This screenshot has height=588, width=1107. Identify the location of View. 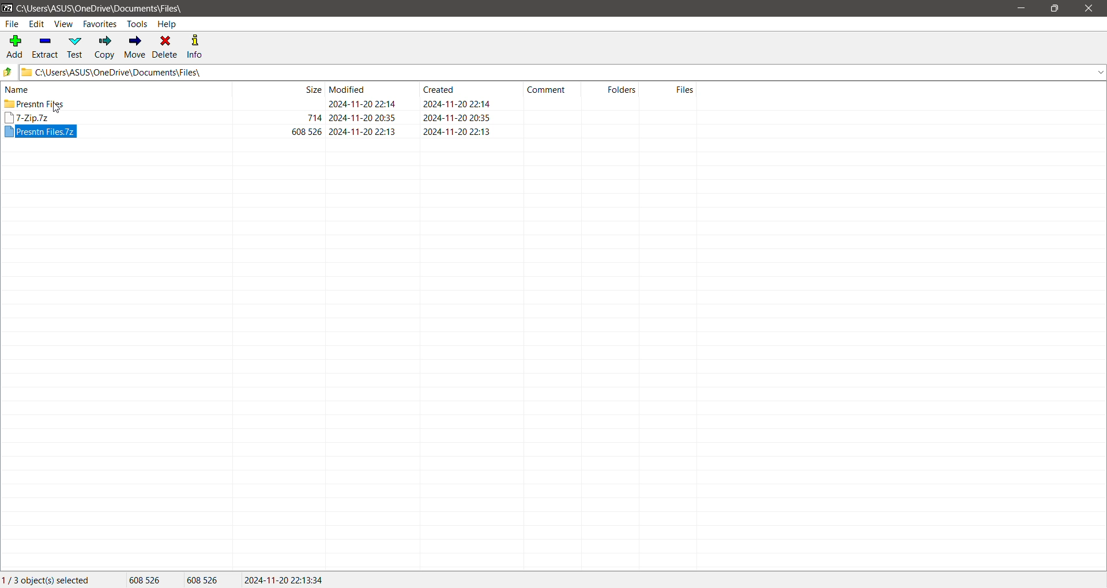
(64, 24).